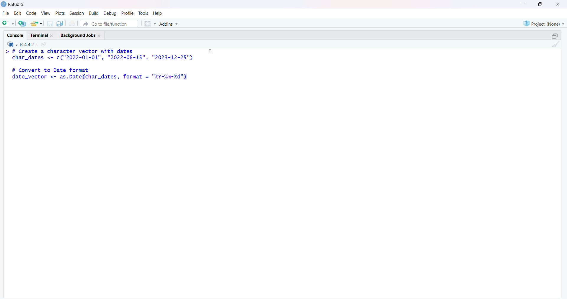  Describe the element at coordinates (76, 14) in the screenshot. I see `Session` at that location.